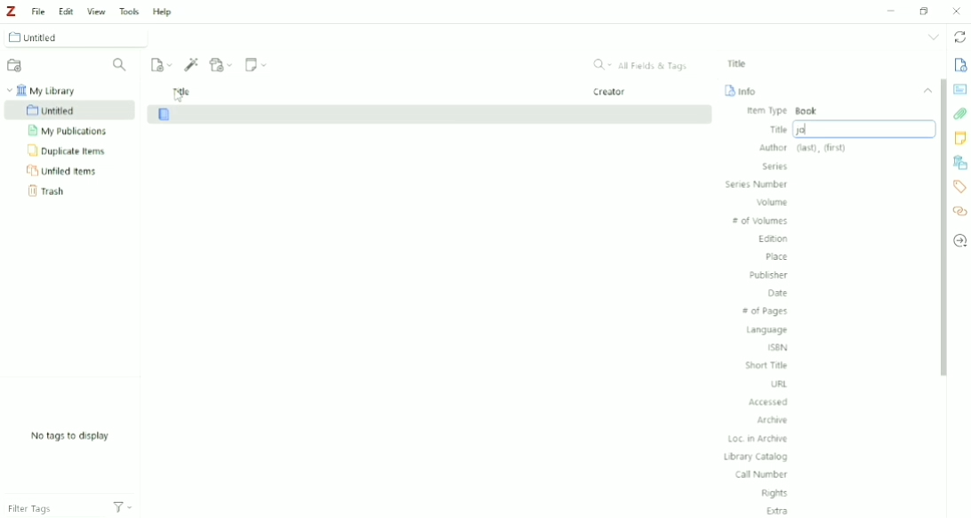  Describe the element at coordinates (778, 510) in the screenshot. I see `Extra` at that location.